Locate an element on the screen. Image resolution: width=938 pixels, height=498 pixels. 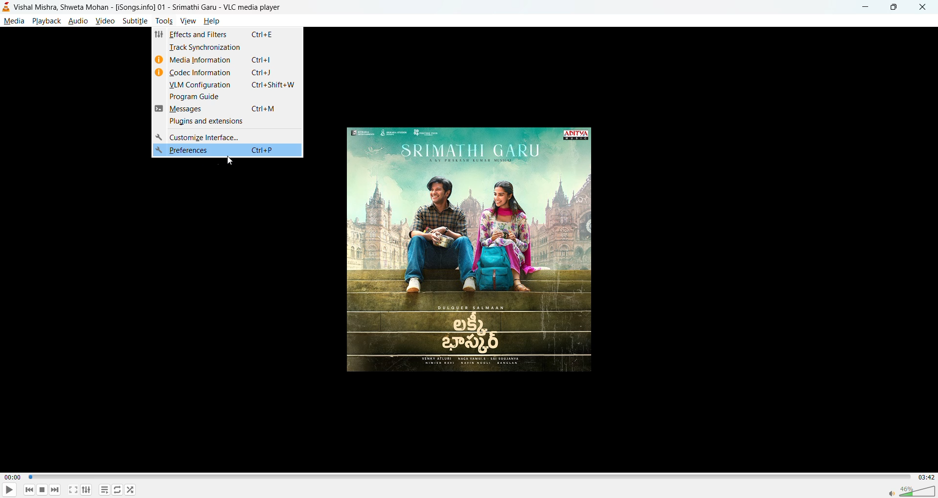
next is located at coordinates (54, 488).